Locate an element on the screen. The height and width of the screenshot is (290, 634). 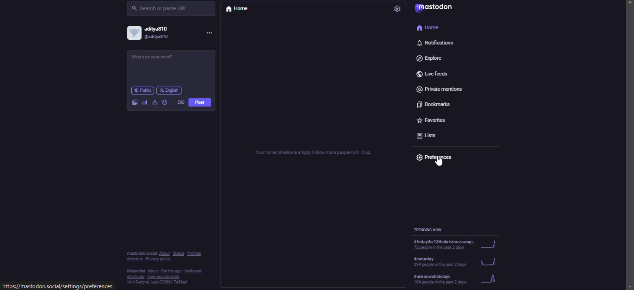
private mentions is located at coordinates (440, 88).